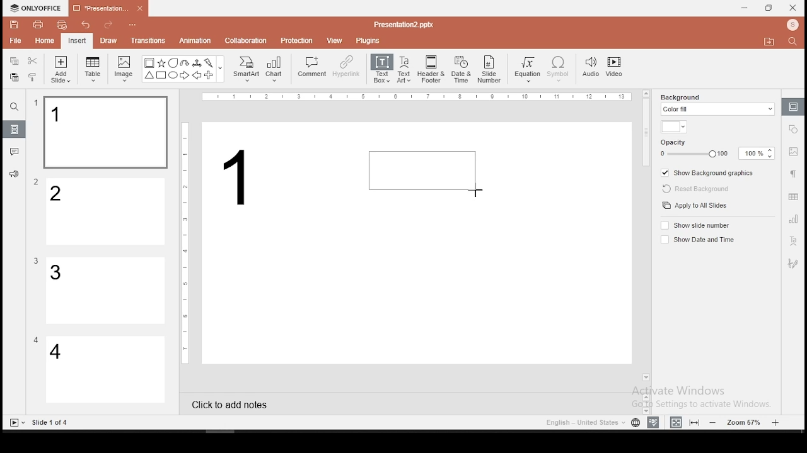  What do you see at coordinates (369, 38) in the screenshot?
I see `plugins` at bounding box center [369, 38].